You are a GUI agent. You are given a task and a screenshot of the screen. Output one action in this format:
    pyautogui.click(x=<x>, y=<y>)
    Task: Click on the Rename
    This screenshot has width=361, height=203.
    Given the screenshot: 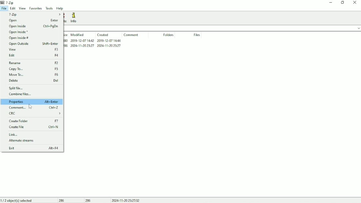 What is the action you would take?
    pyautogui.click(x=34, y=63)
    